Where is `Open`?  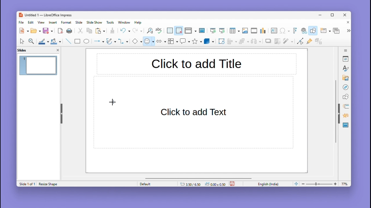 Open is located at coordinates (36, 31).